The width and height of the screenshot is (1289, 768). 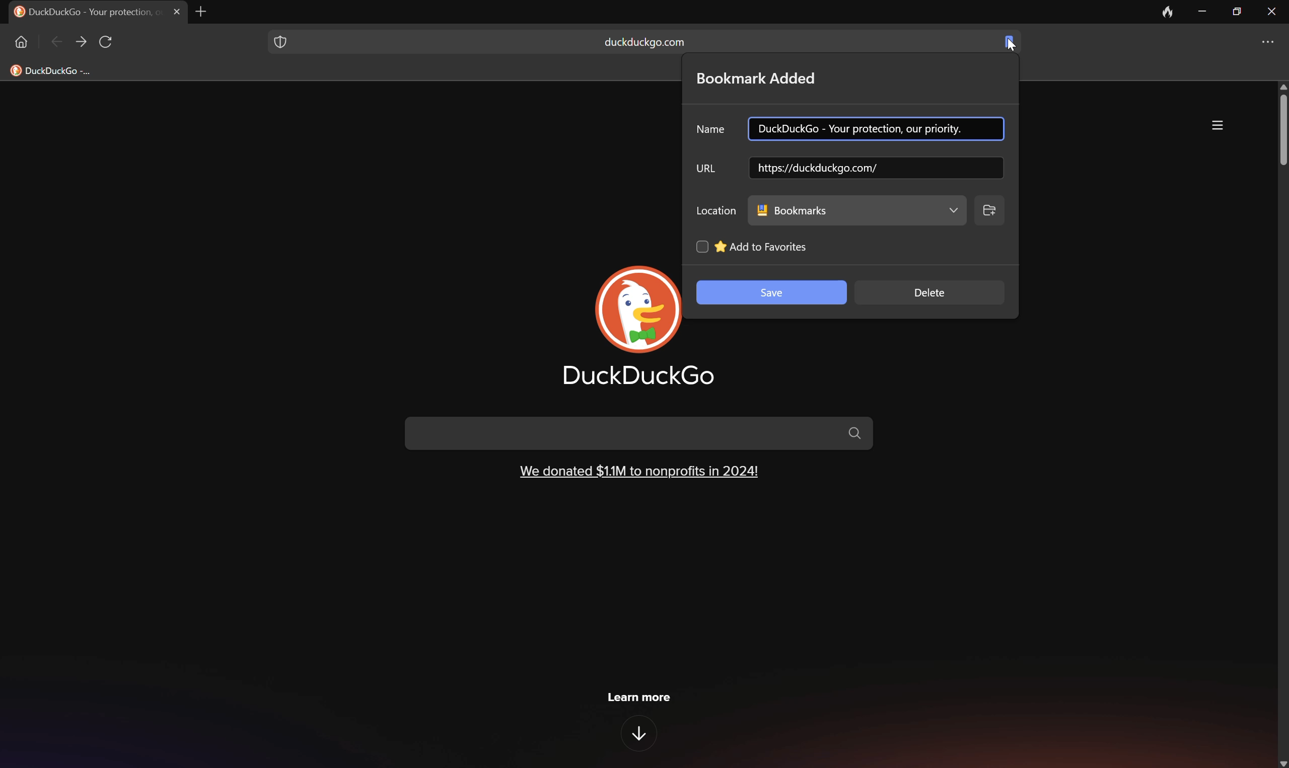 I want to click on Search, so click(x=640, y=433).